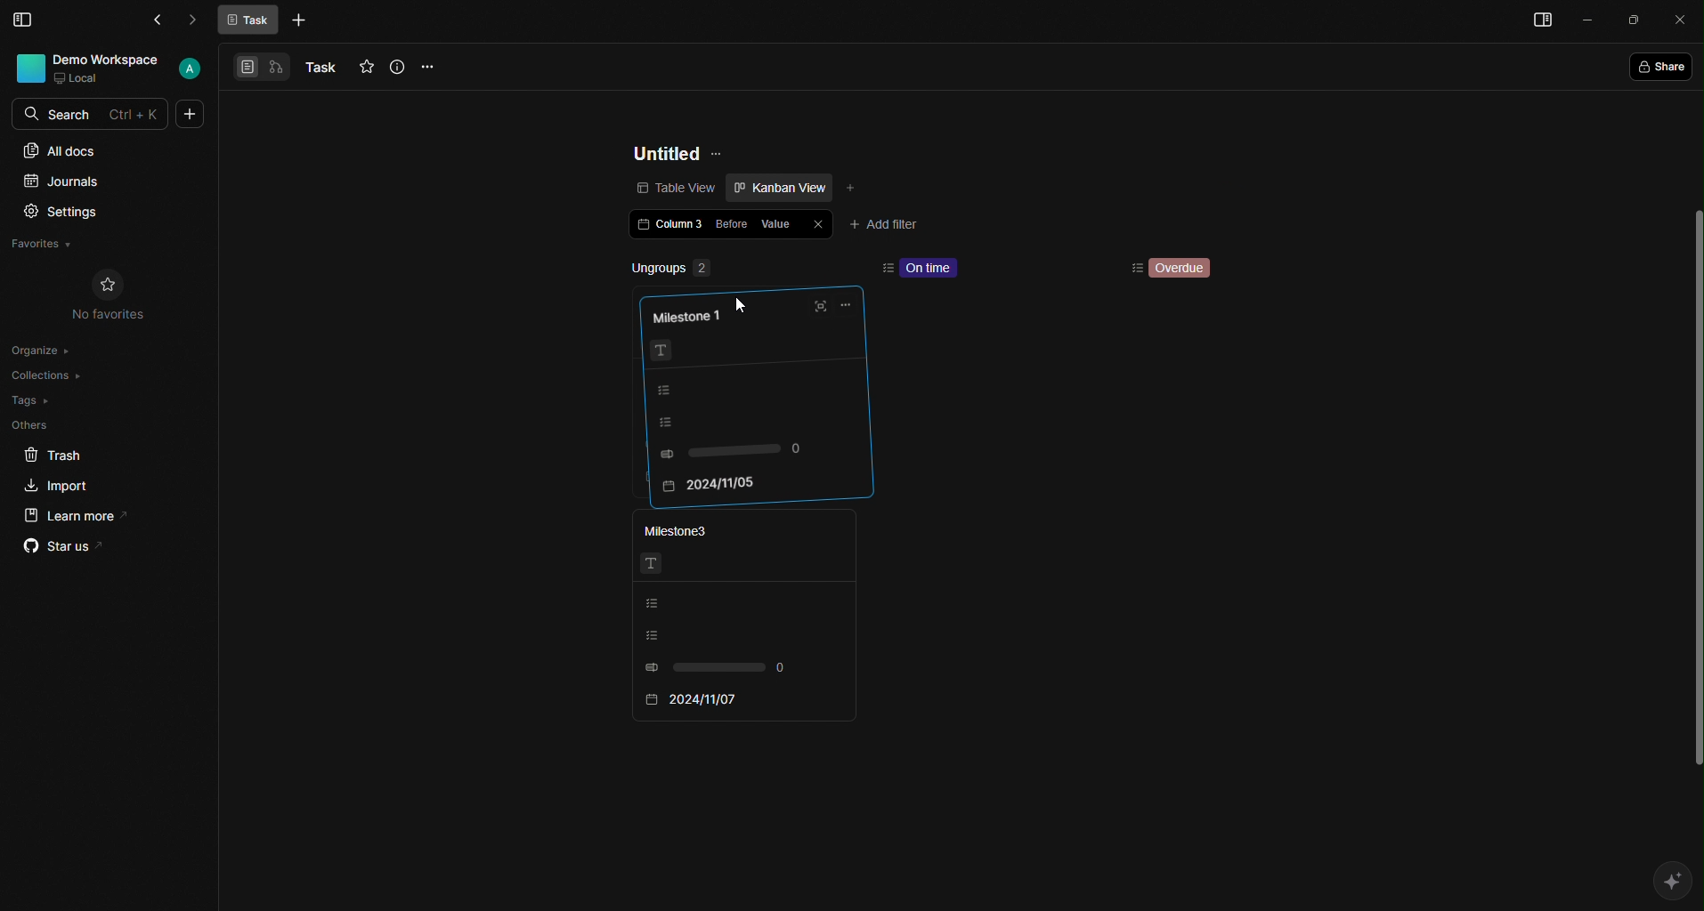 This screenshot has width=1704, height=911. I want to click on User, so click(108, 69).